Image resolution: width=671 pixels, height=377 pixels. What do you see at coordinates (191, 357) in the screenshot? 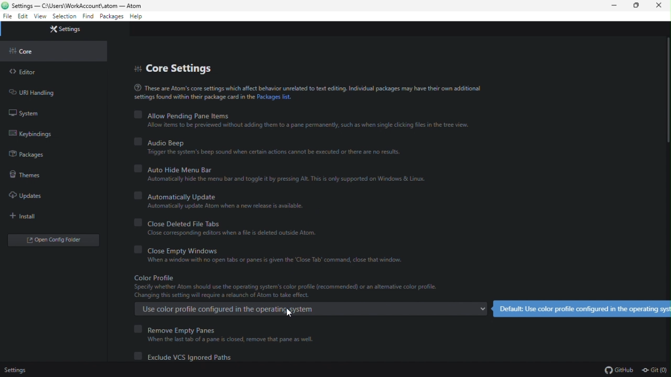
I see `exclude VCS ignored file paths` at bounding box center [191, 357].